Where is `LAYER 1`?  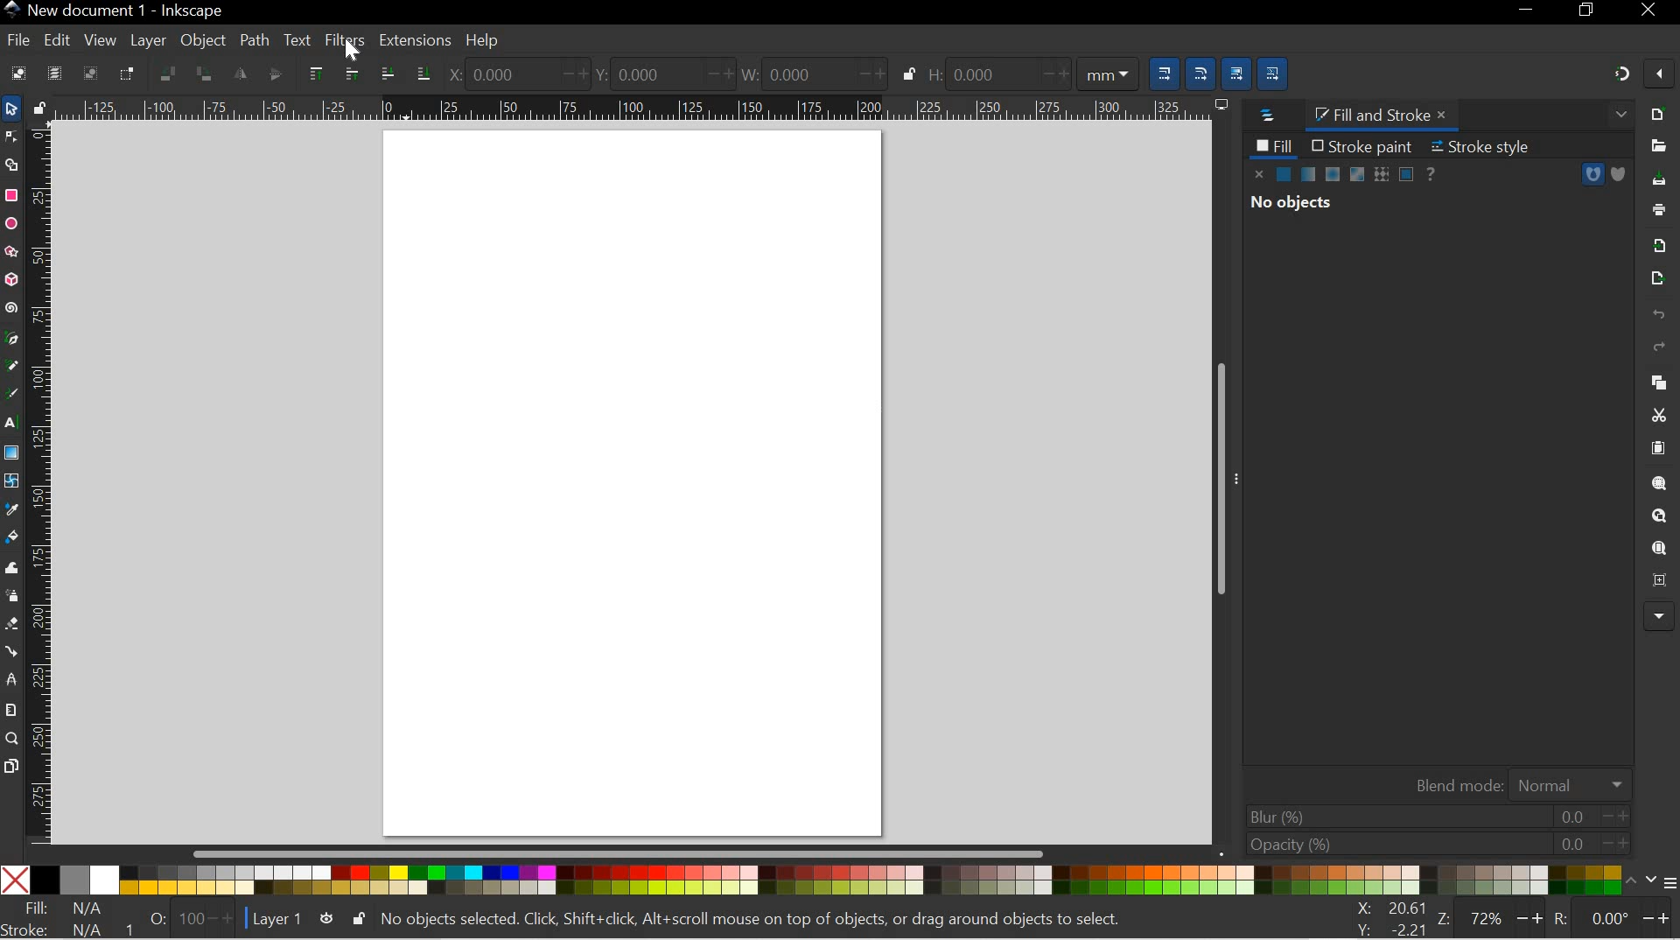
LAYER 1 is located at coordinates (277, 920).